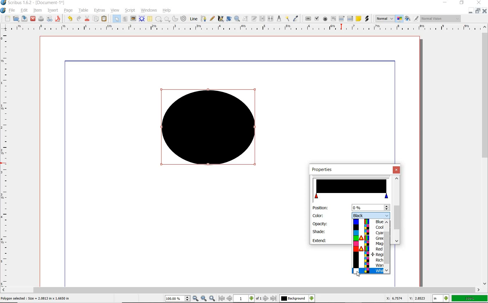  Describe the element at coordinates (358, 18) in the screenshot. I see `TEXT ANNOATATION` at that location.